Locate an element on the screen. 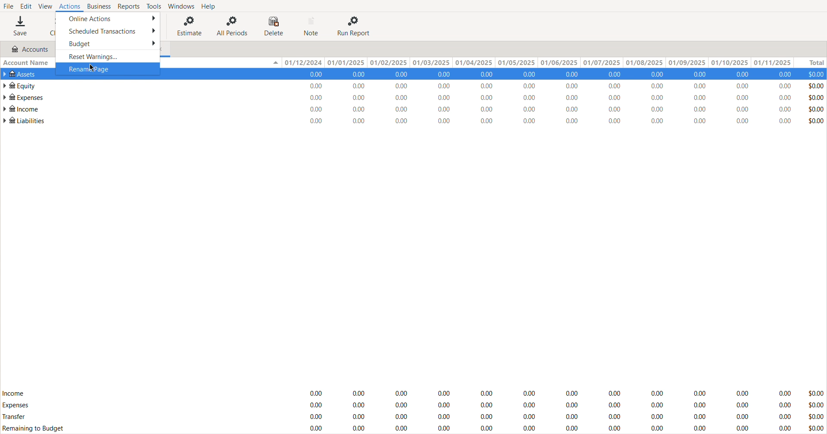 This screenshot has width=827, height=434. Values is located at coordinates (564, 409).